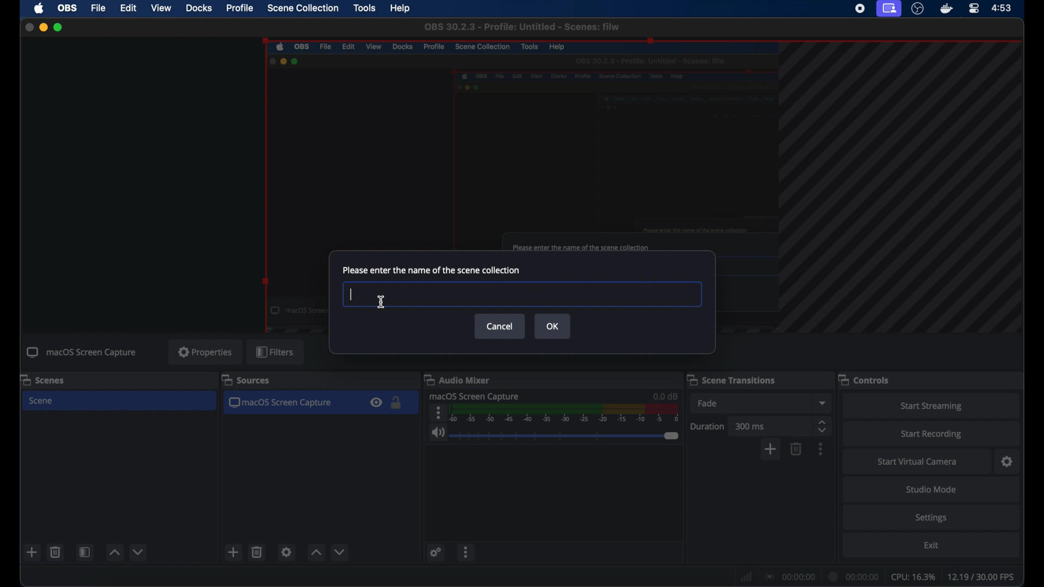 The image size is (1044, 587). What do you see at coordinates (931, 547) in the screenshot?
I see `exit` at bounding box center [931, 547].